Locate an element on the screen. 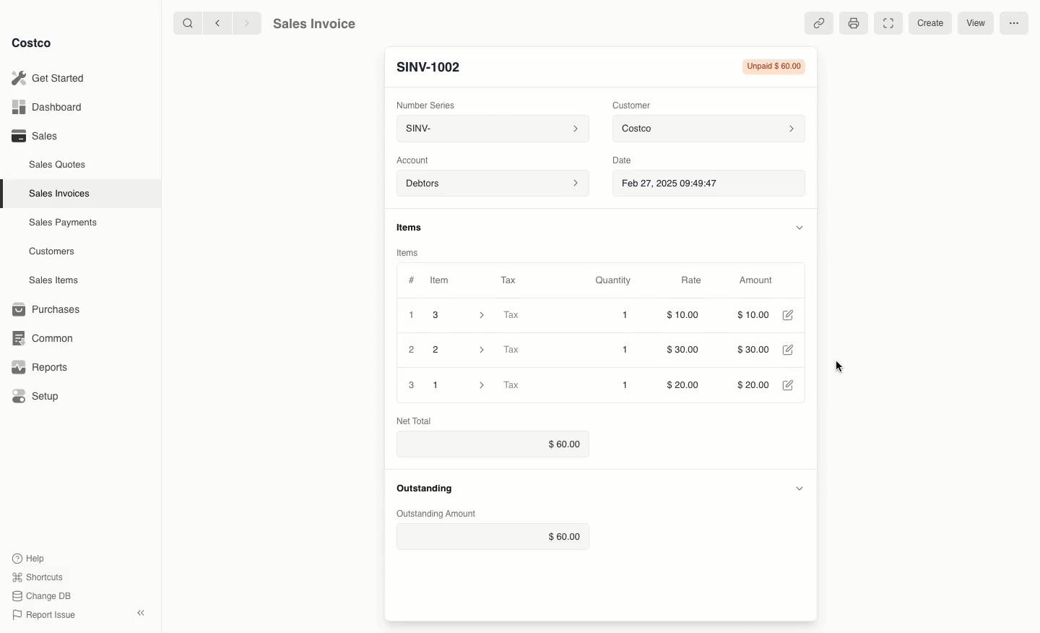  Report Issue is located at coordinates (44, 615).